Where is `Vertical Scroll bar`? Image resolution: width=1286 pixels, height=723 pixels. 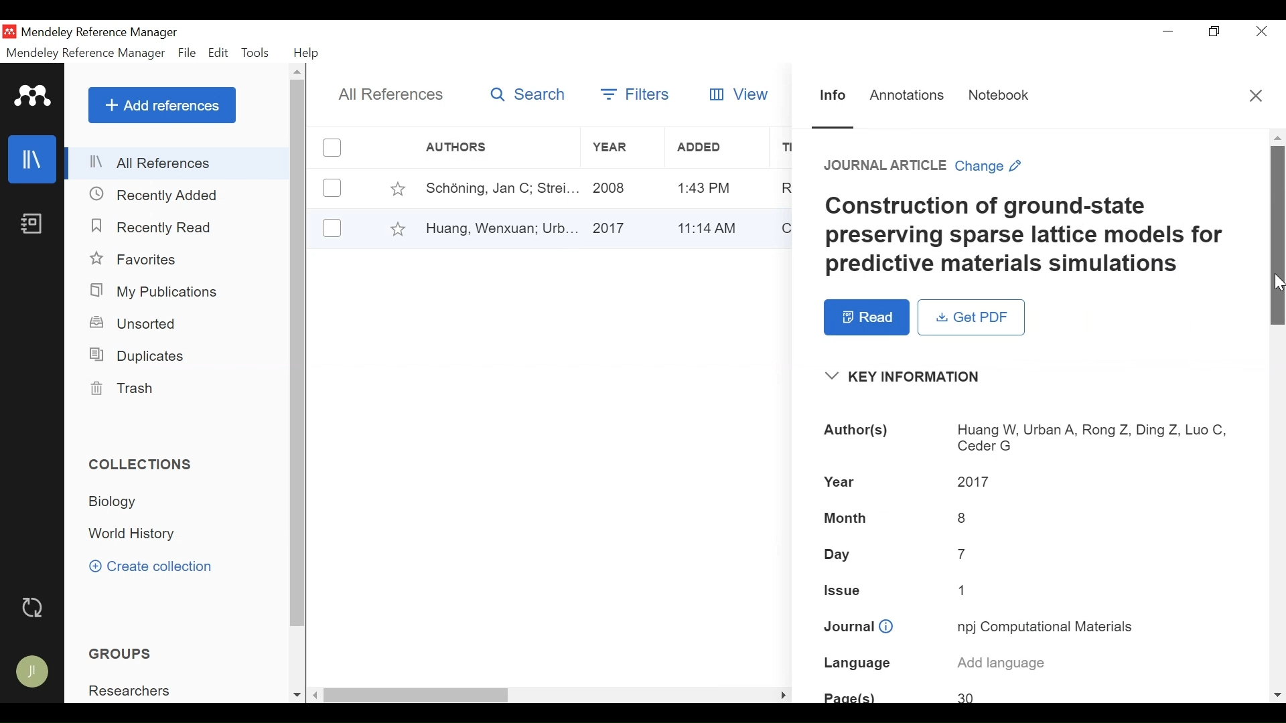 Vertical Scroll bar is located at coordinates (419, 696).